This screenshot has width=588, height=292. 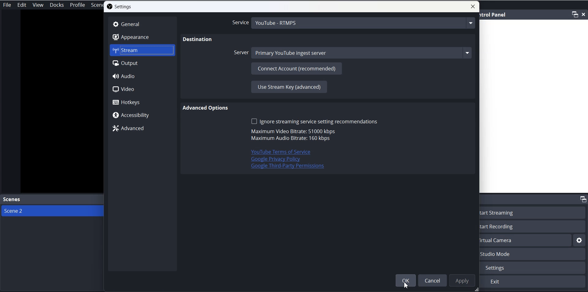 What do you see at coordinates (206, 108) in the screenshot?
I see `Advanced options` at bounding box center [206, 108].